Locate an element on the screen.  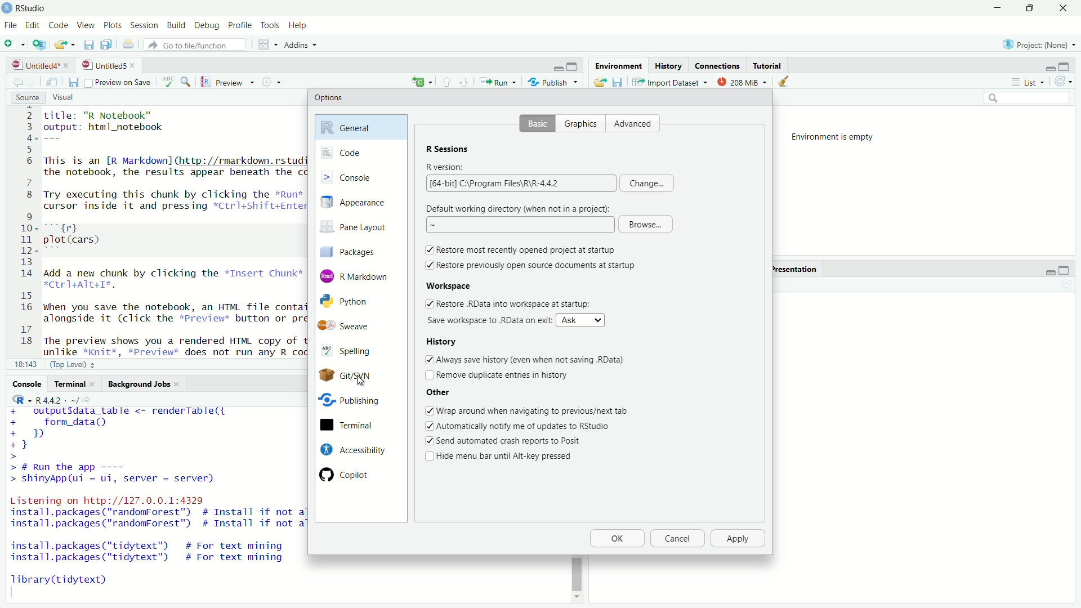
Publish is located at coordinates (553, 81).